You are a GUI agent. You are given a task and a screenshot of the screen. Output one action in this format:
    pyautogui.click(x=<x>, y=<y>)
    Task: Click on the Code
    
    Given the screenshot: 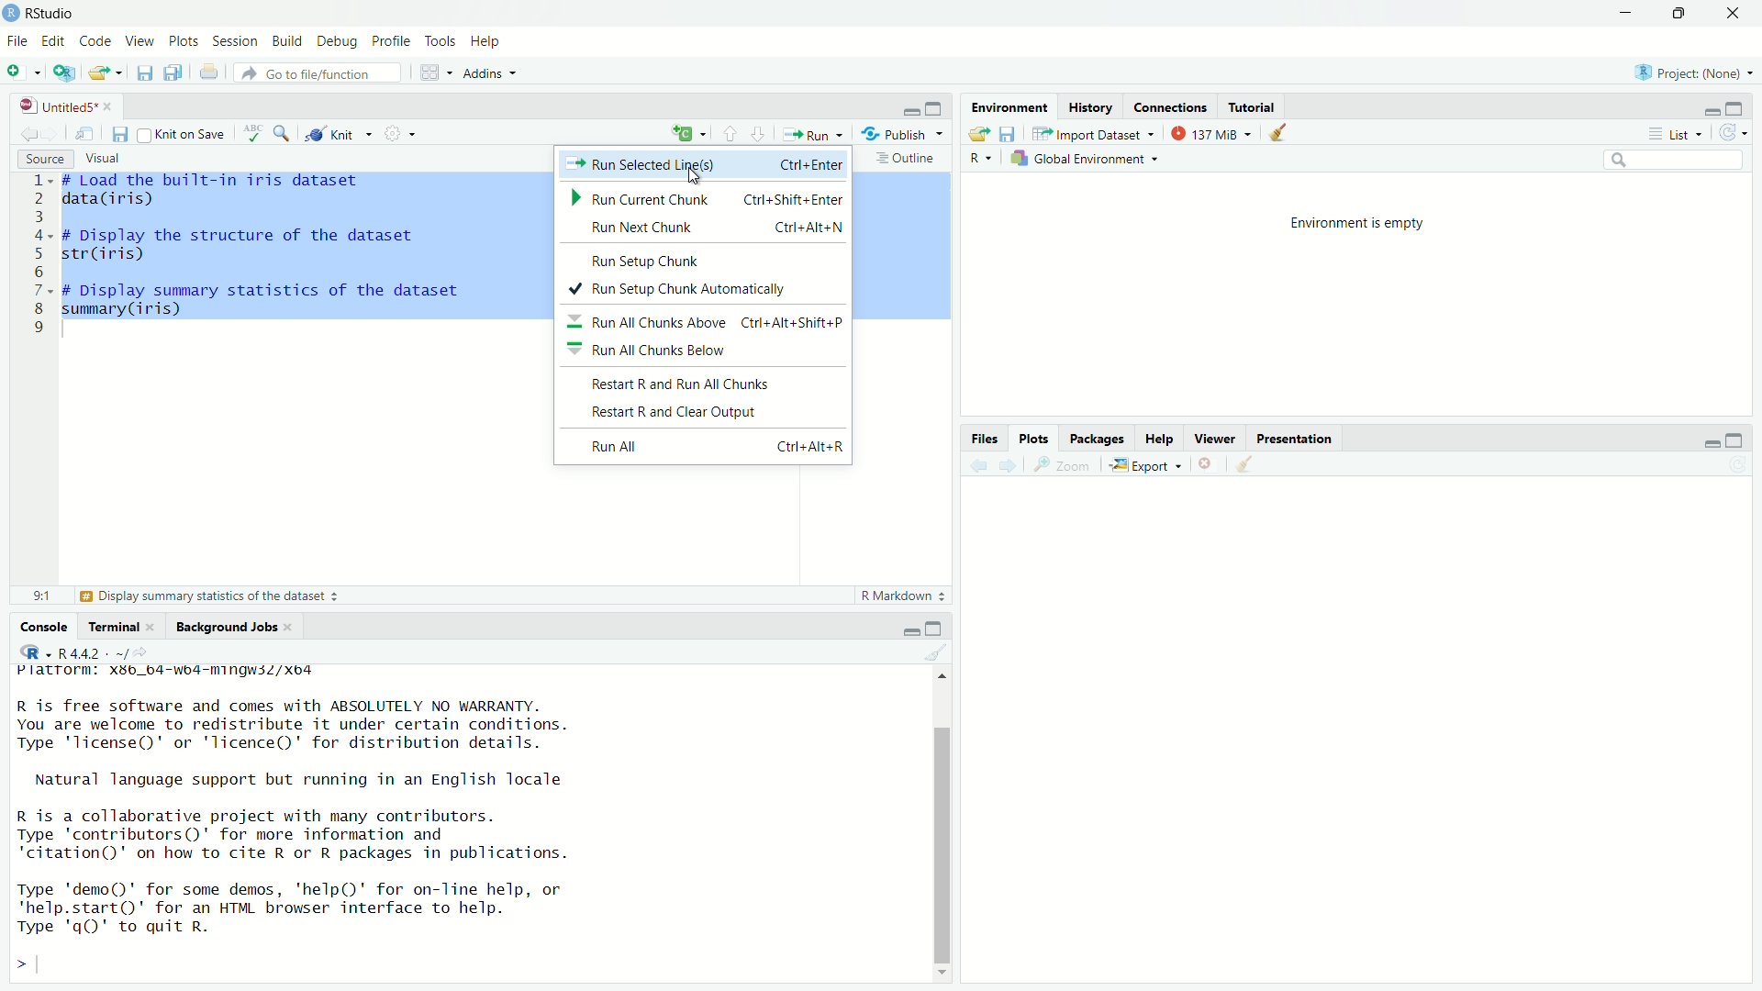 What is the action you would take?
    pyautogui.click(x=95, y=41)
    